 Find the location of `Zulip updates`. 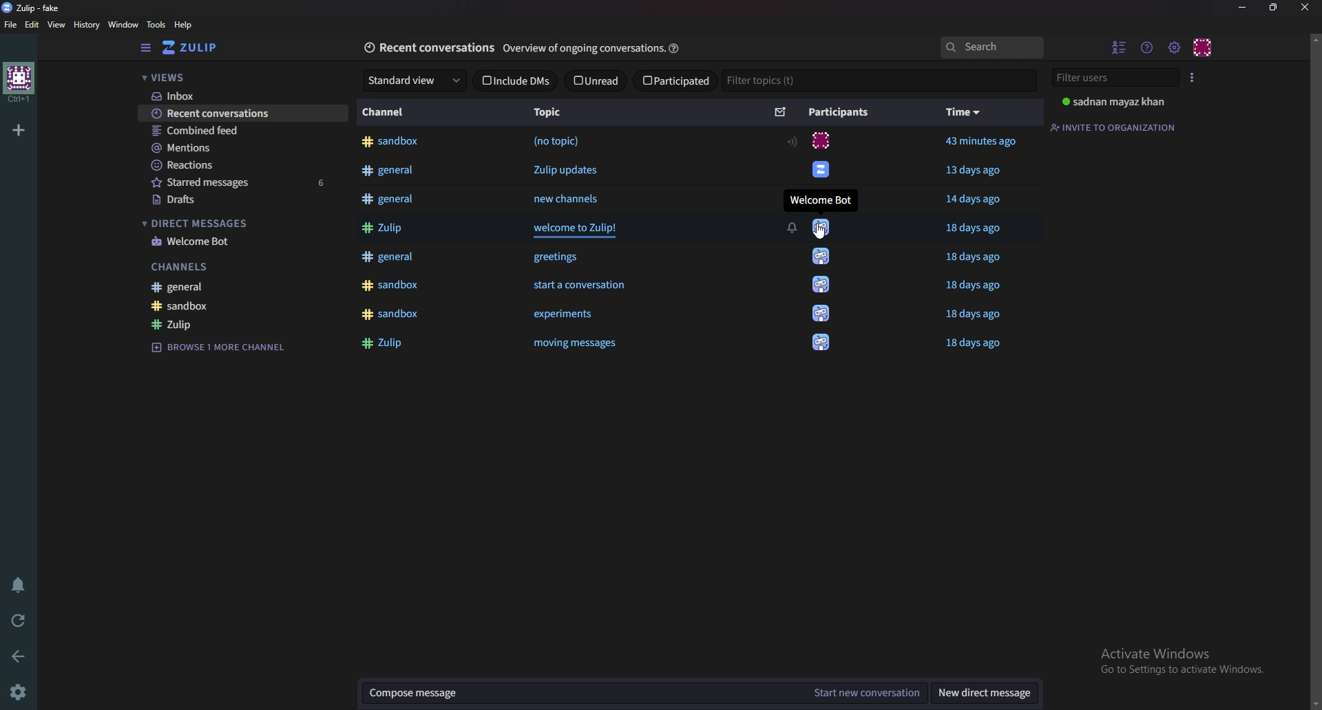

Zulip updates is located at coordinates (565, 171).